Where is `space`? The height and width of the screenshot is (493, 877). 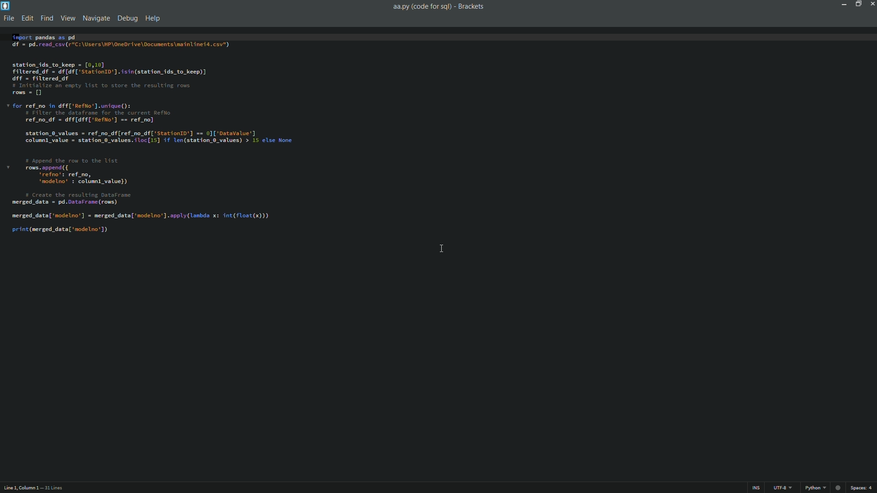 space is located at coordinates (863, 488).